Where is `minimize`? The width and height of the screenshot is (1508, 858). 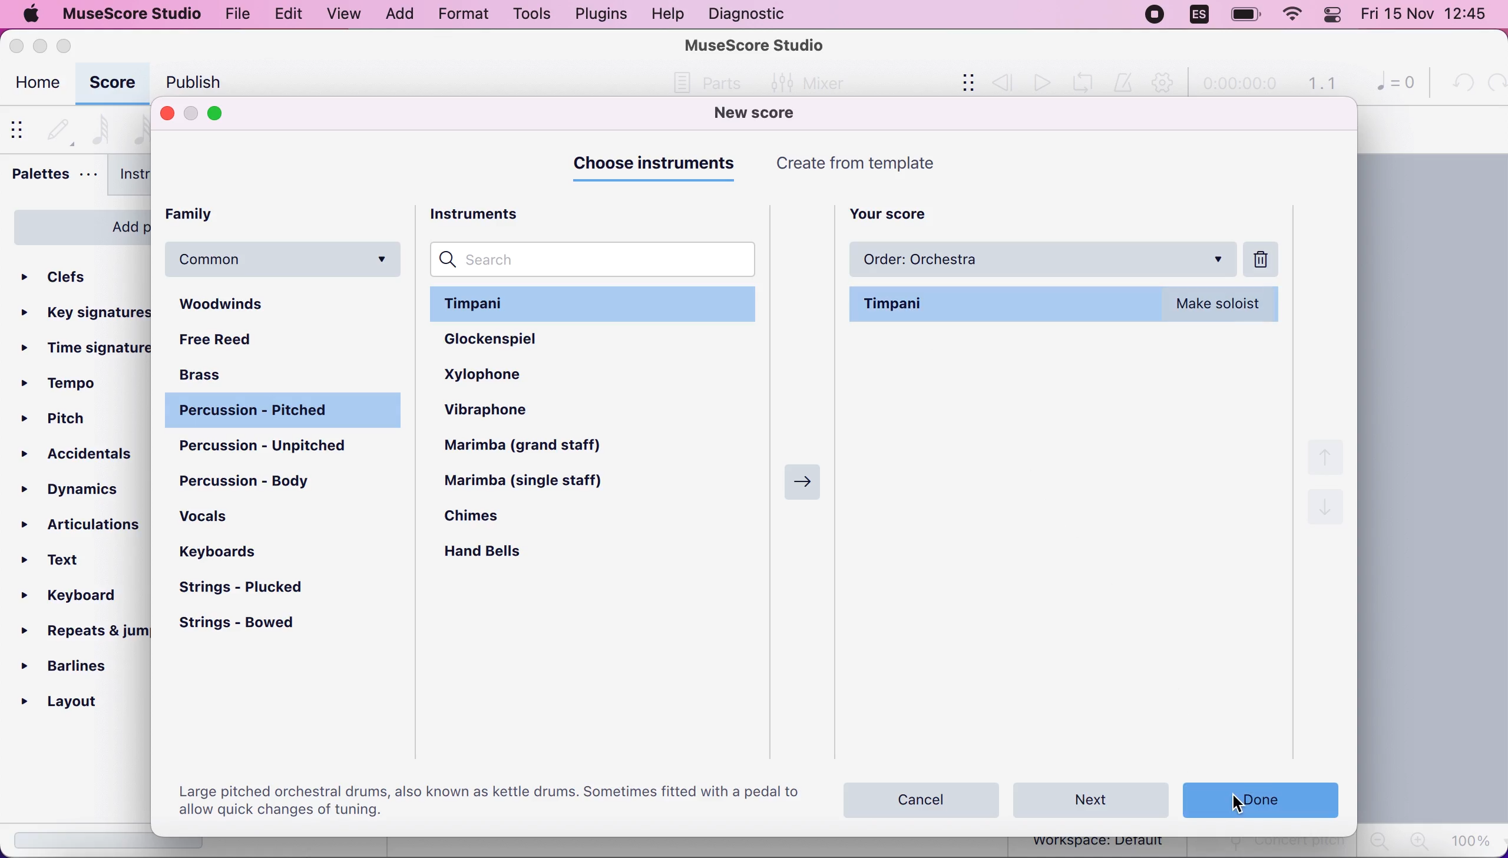
minimize is located at coordinates (39, 43).